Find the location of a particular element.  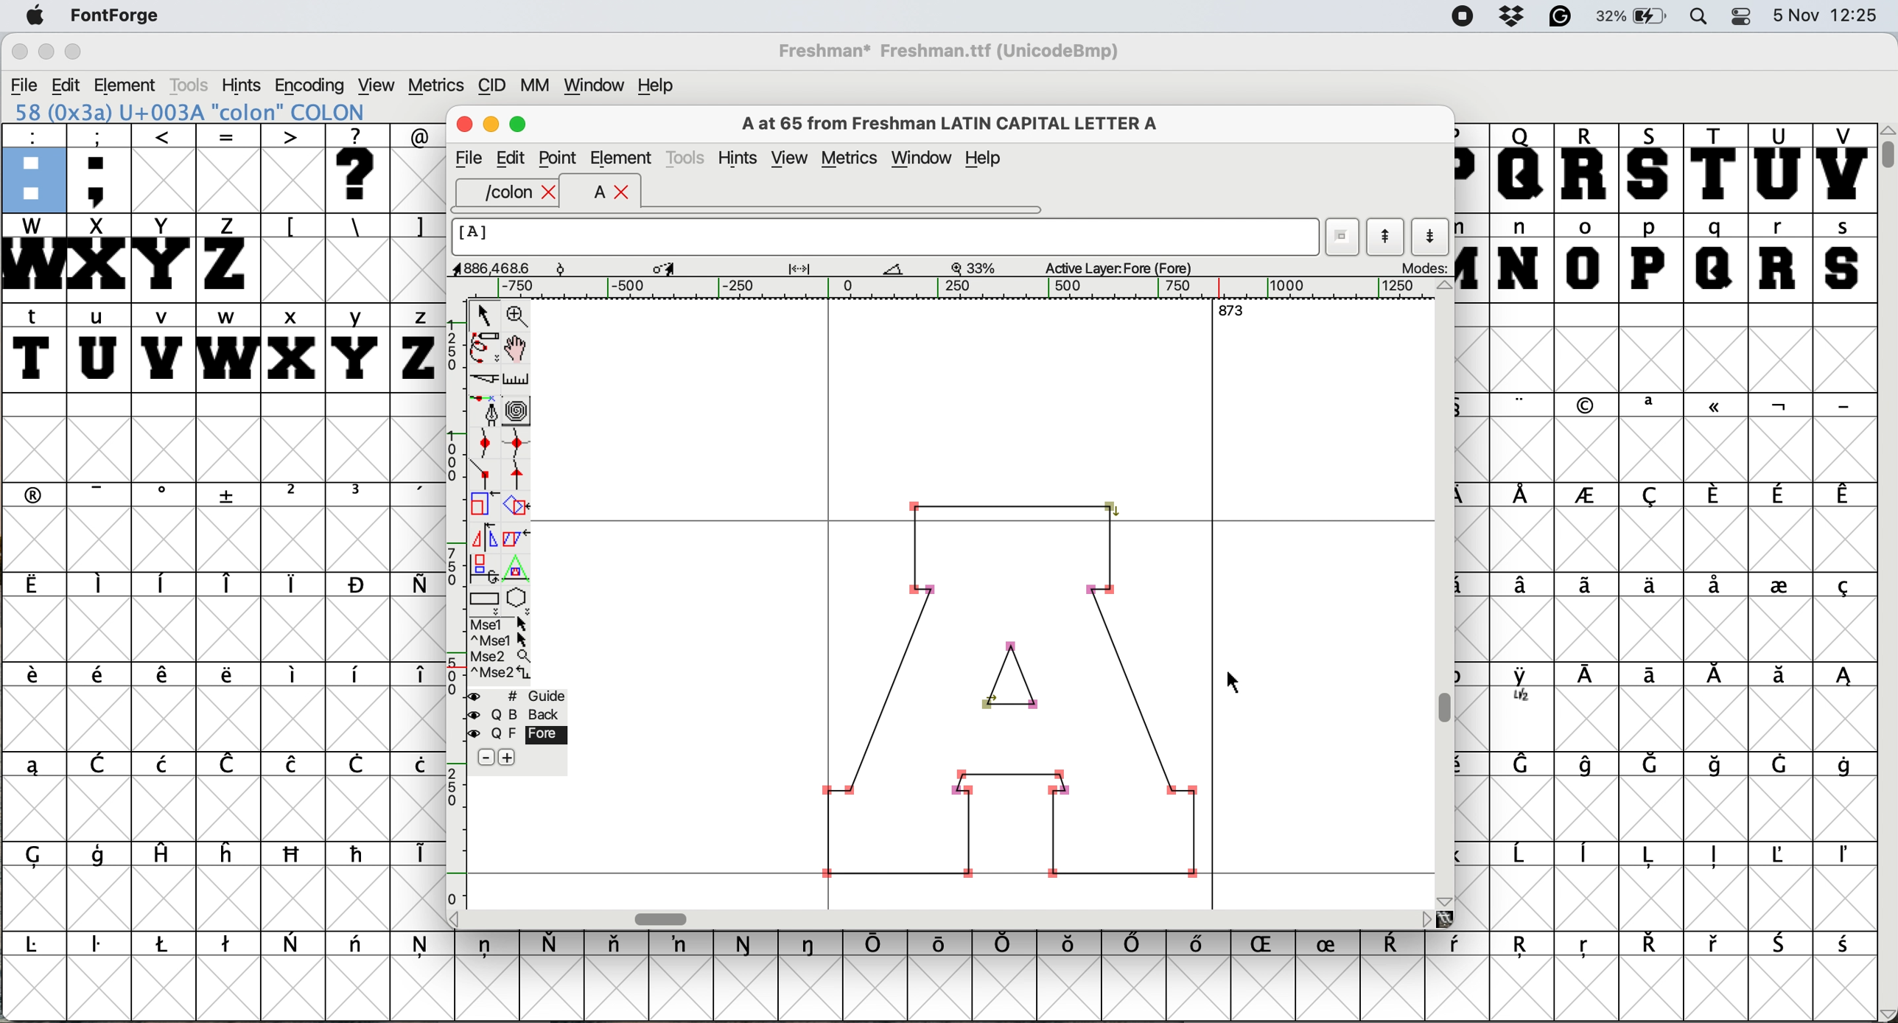

symbol is located at coordinates (1135, 945).